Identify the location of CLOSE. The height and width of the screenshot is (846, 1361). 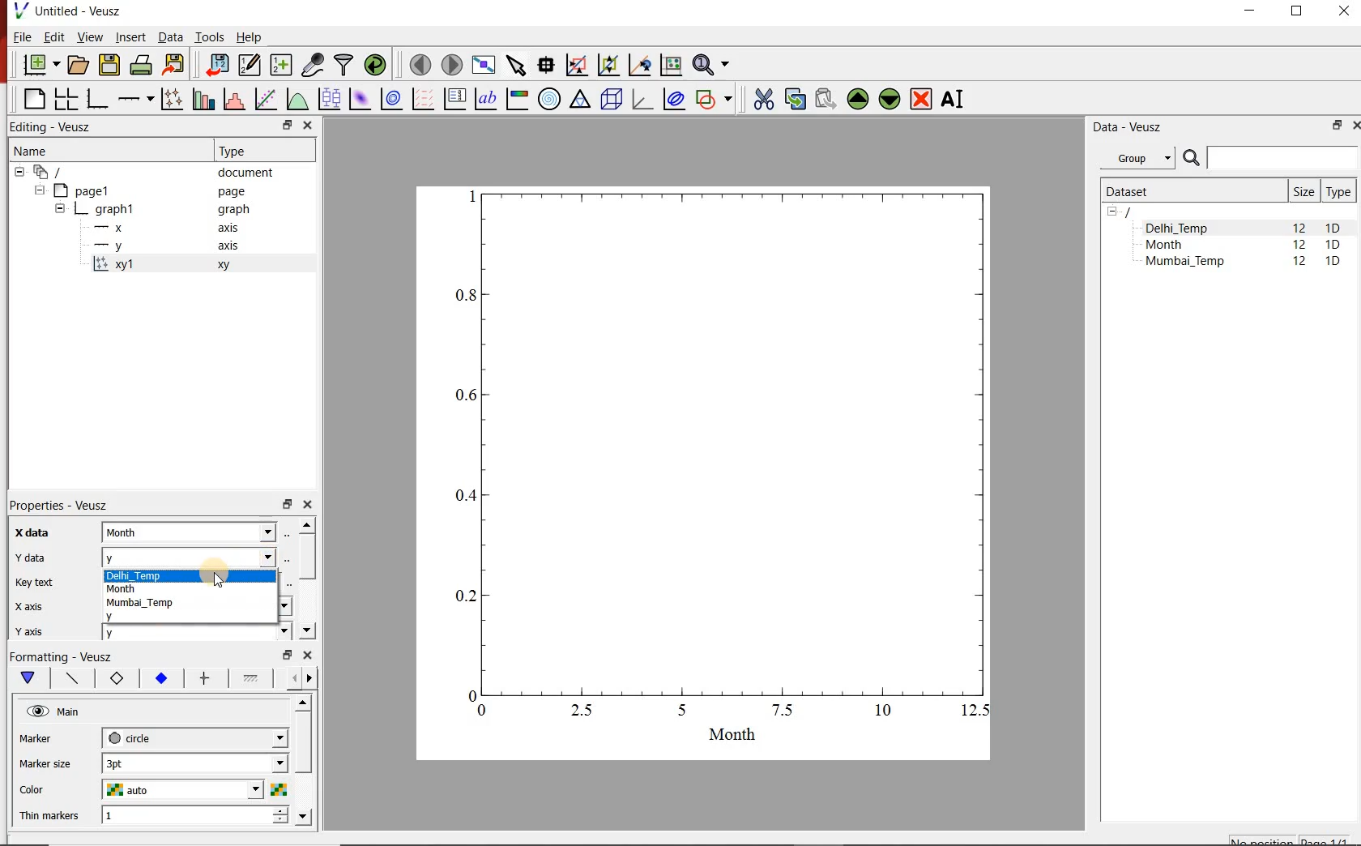
(1342, 11).